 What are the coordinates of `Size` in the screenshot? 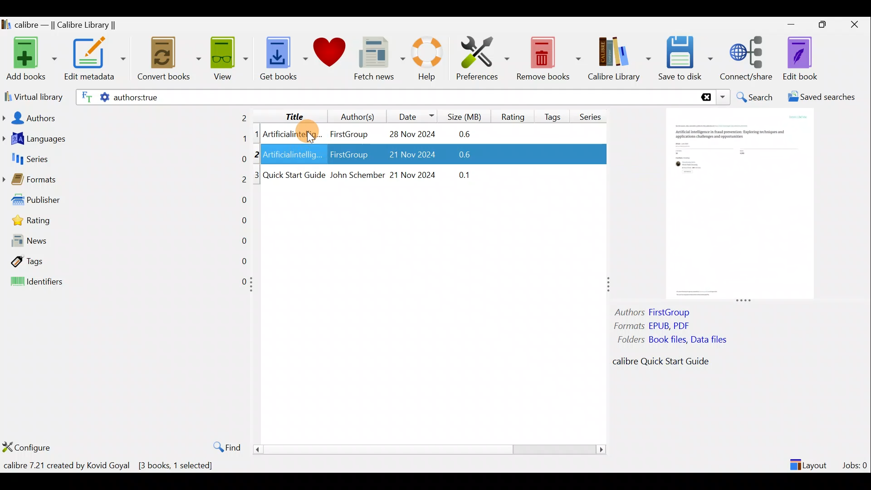 It's located at (466, 115).